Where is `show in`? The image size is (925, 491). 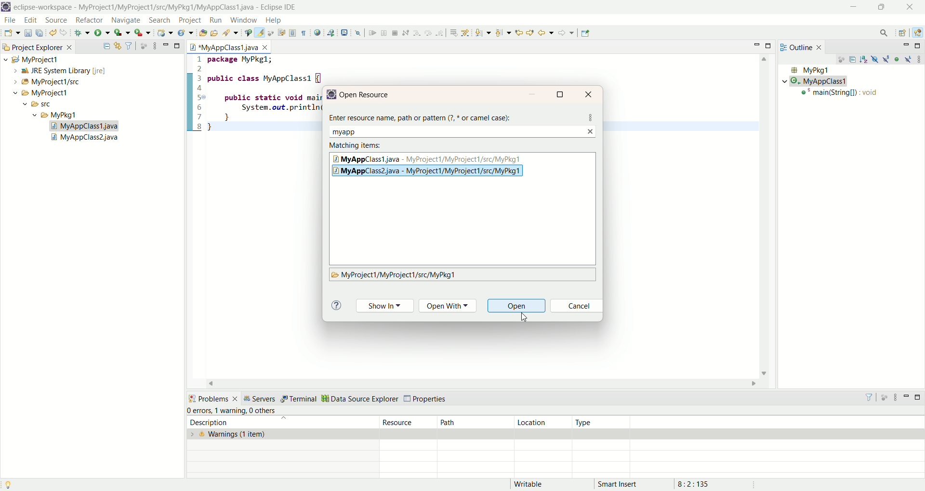 show in is located at coordinates (384, 307).